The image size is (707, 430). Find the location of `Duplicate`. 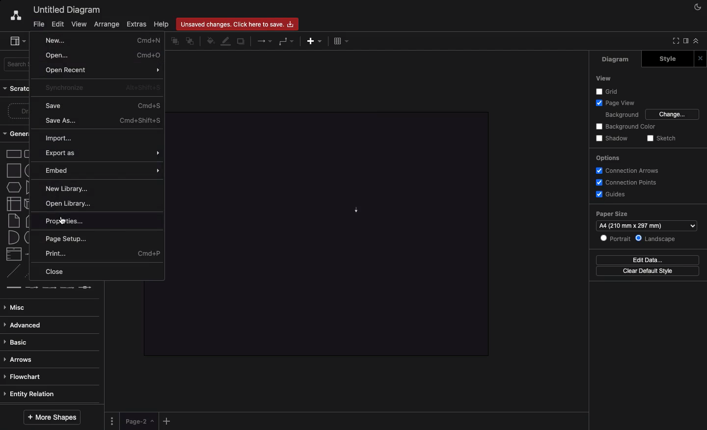

Duplicate is located at coordinates (241, 42).